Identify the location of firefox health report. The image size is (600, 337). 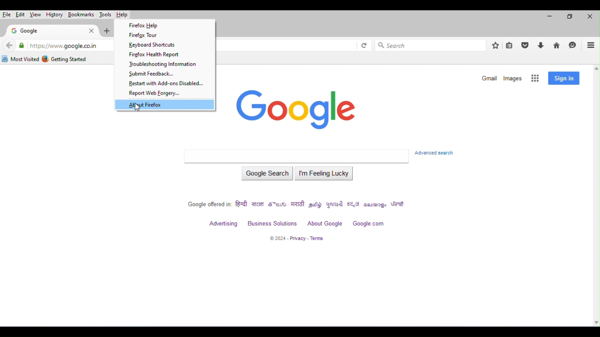
(155, 55).